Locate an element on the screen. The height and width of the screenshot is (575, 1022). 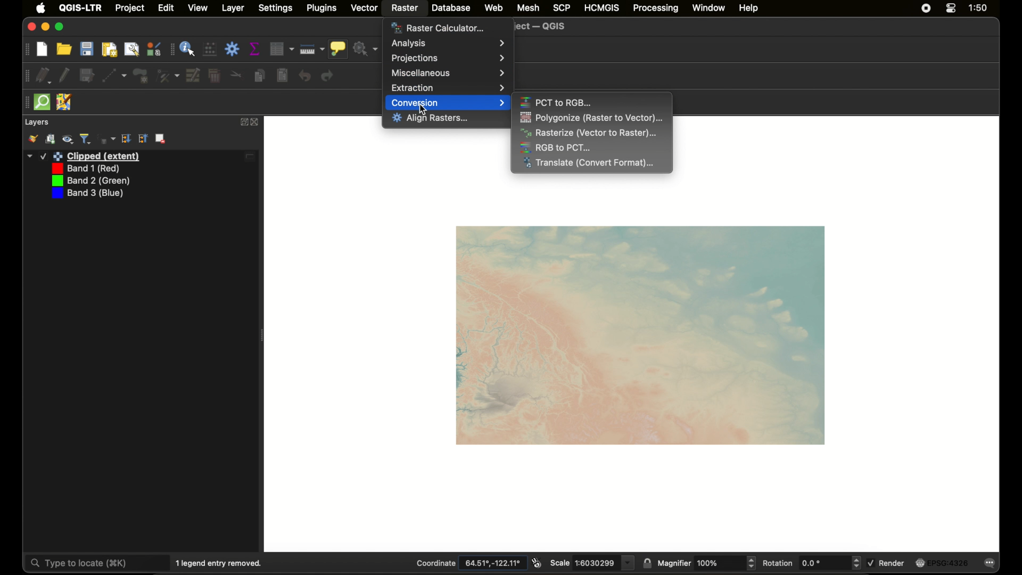
drag handke is located at coordinates (26, 76).